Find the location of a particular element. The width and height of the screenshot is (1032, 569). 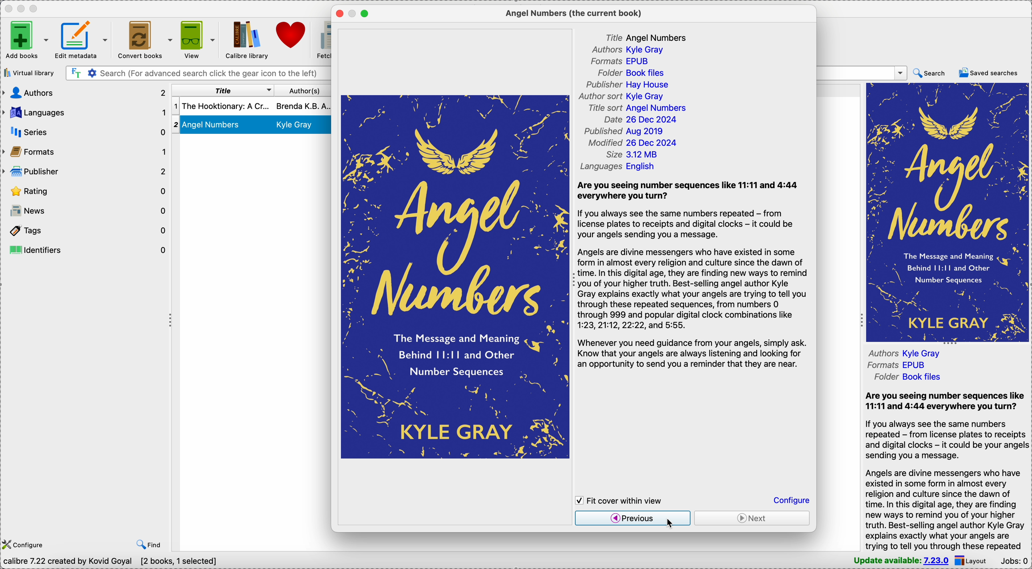

fetch news is located at coordinates (323, 40).